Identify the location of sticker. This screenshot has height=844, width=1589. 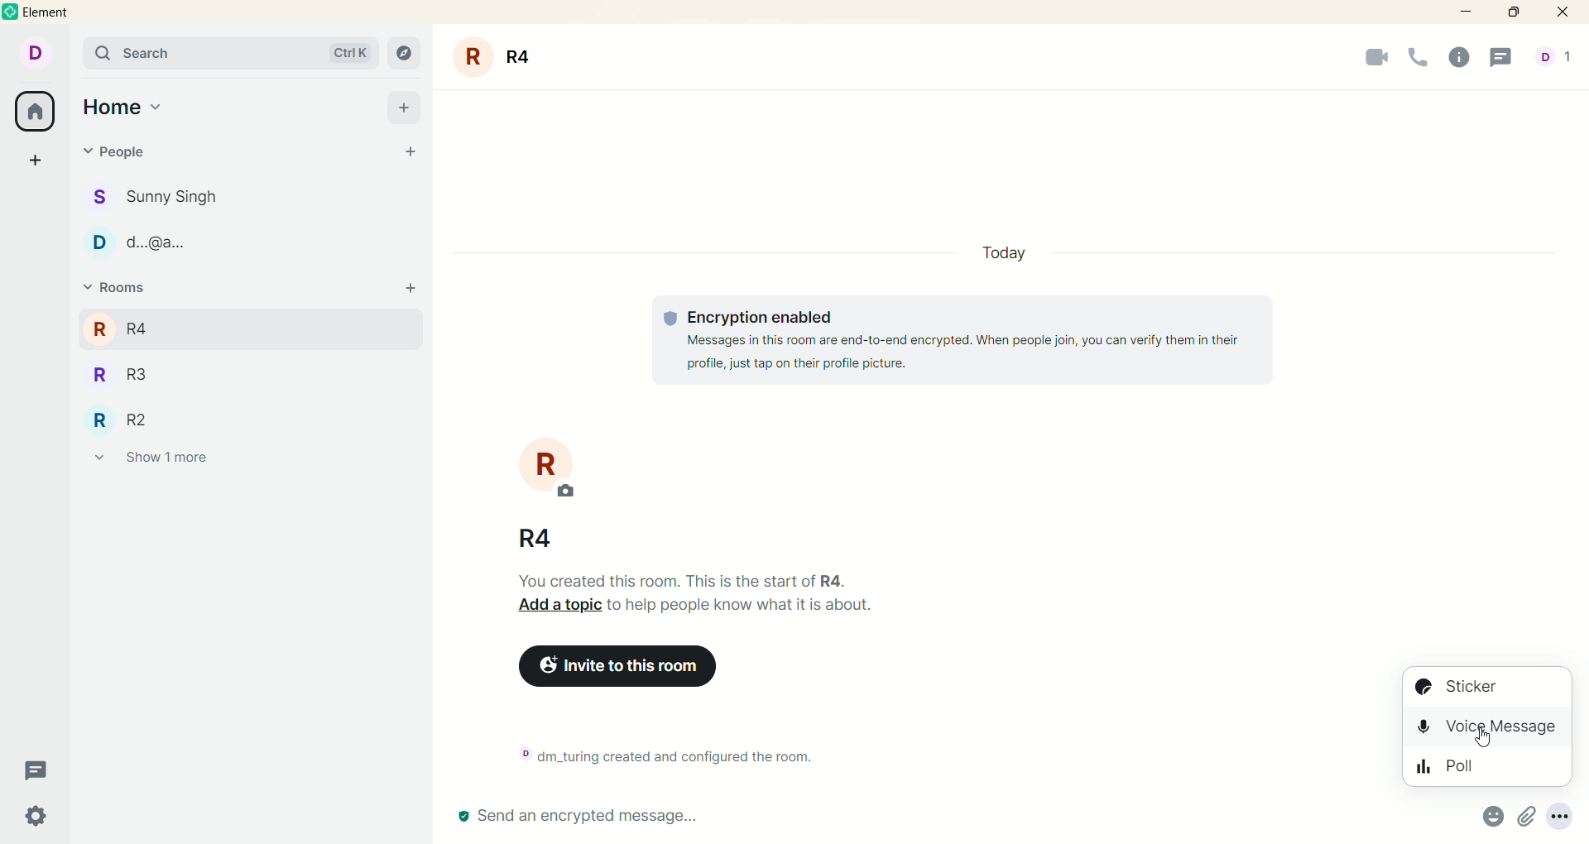
(1489, 688).